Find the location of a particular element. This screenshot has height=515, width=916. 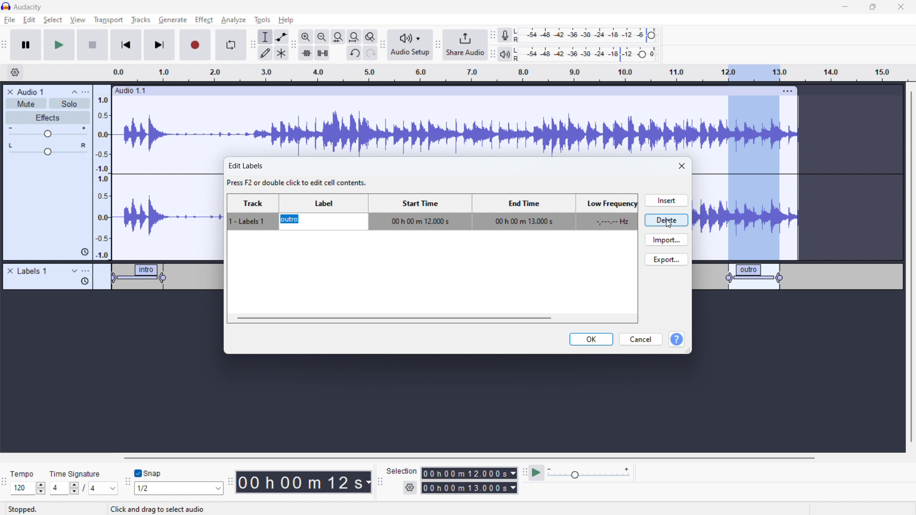

maximize is located at coordinates (873, 7).